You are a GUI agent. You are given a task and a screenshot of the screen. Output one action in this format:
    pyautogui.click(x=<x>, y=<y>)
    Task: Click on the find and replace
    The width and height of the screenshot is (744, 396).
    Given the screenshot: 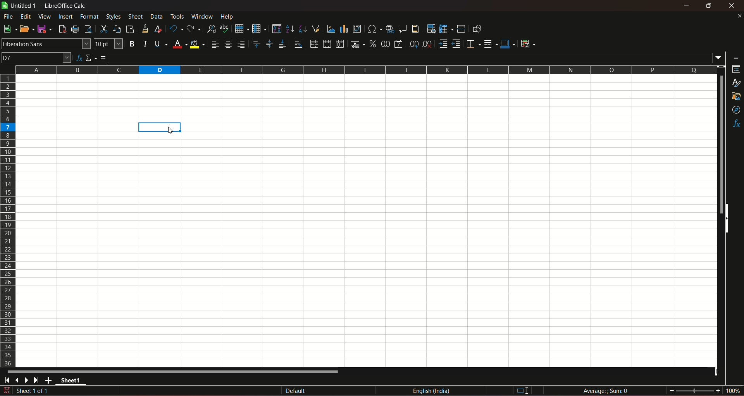 What is the action you would take?
    pyautogui.click(x=211, y=28)
    